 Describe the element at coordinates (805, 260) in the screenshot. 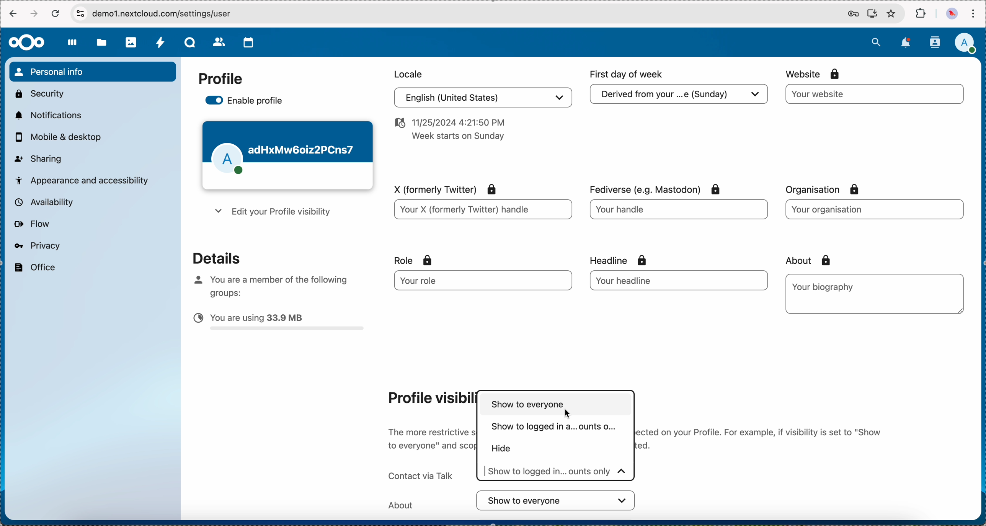

I see `about` at that location.